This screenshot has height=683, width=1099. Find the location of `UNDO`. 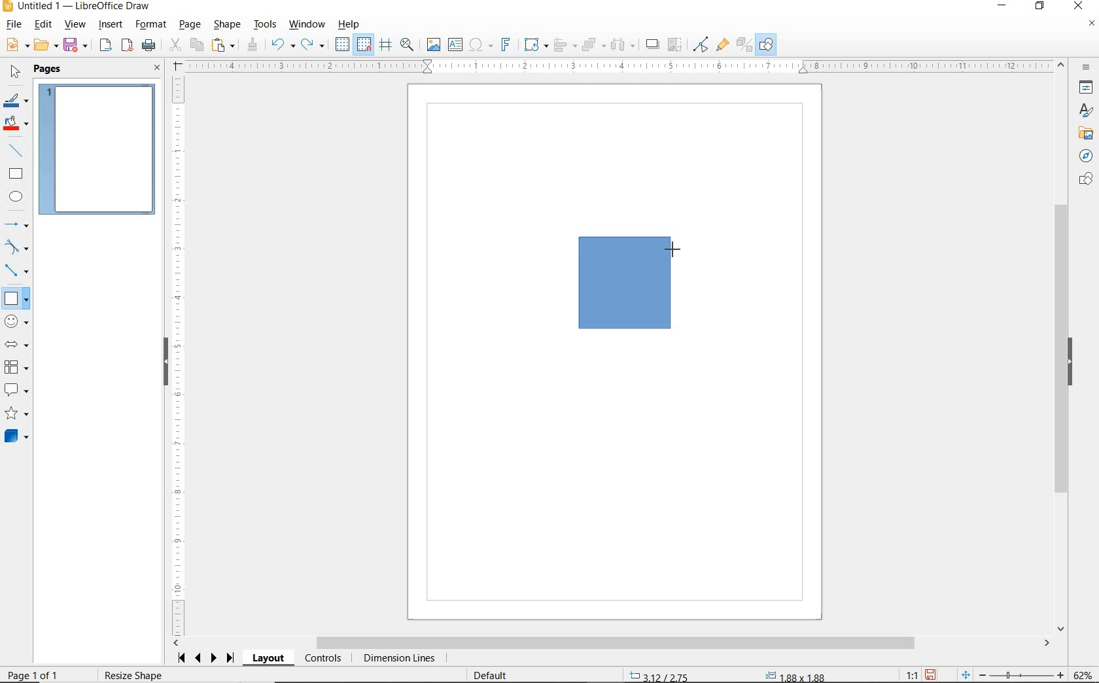

UNDO is located at coordinates (283, 46).